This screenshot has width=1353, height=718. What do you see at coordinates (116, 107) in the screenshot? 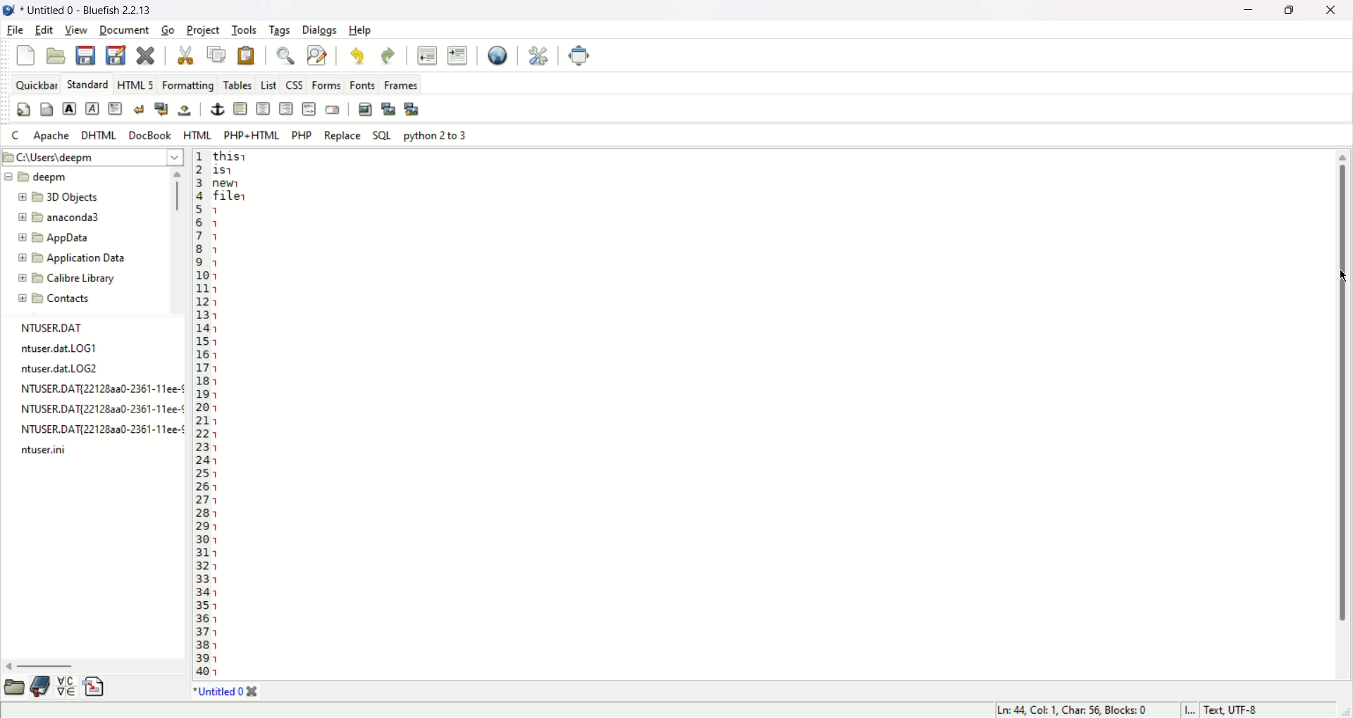
I see `paragraph` at bounding box center [116, 107].